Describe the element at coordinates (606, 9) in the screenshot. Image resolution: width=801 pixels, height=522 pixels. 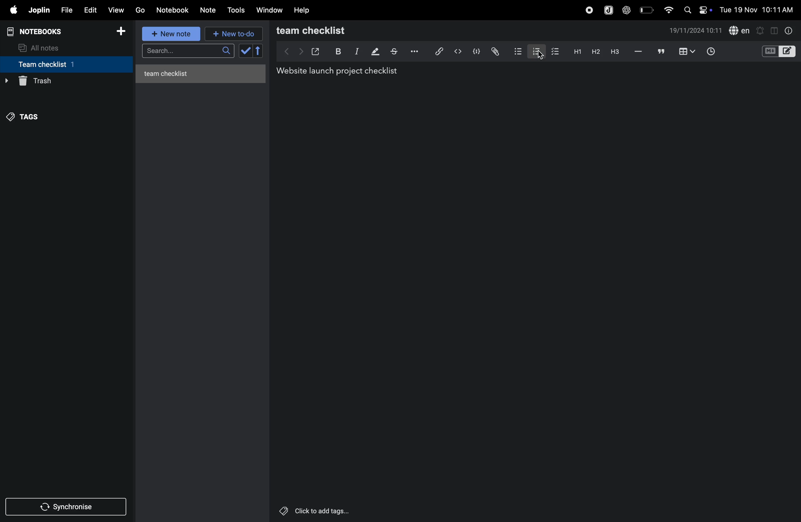
I see `joplin` at that location.